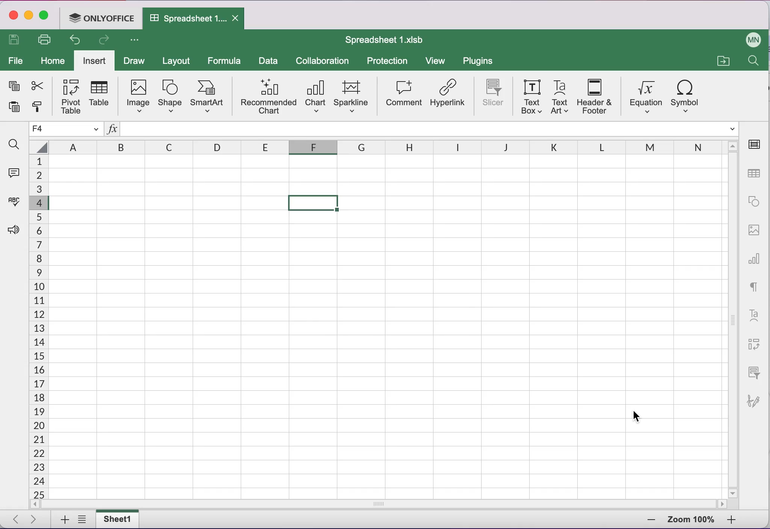 Image resolution: width=770 pixels, height=529 pixels. Describe the element at coordinates (494, 96) in the screenshot. I see `slicer` at that location.